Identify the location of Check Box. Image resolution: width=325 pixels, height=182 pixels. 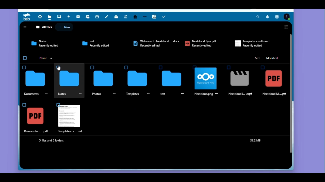
(194, 67).